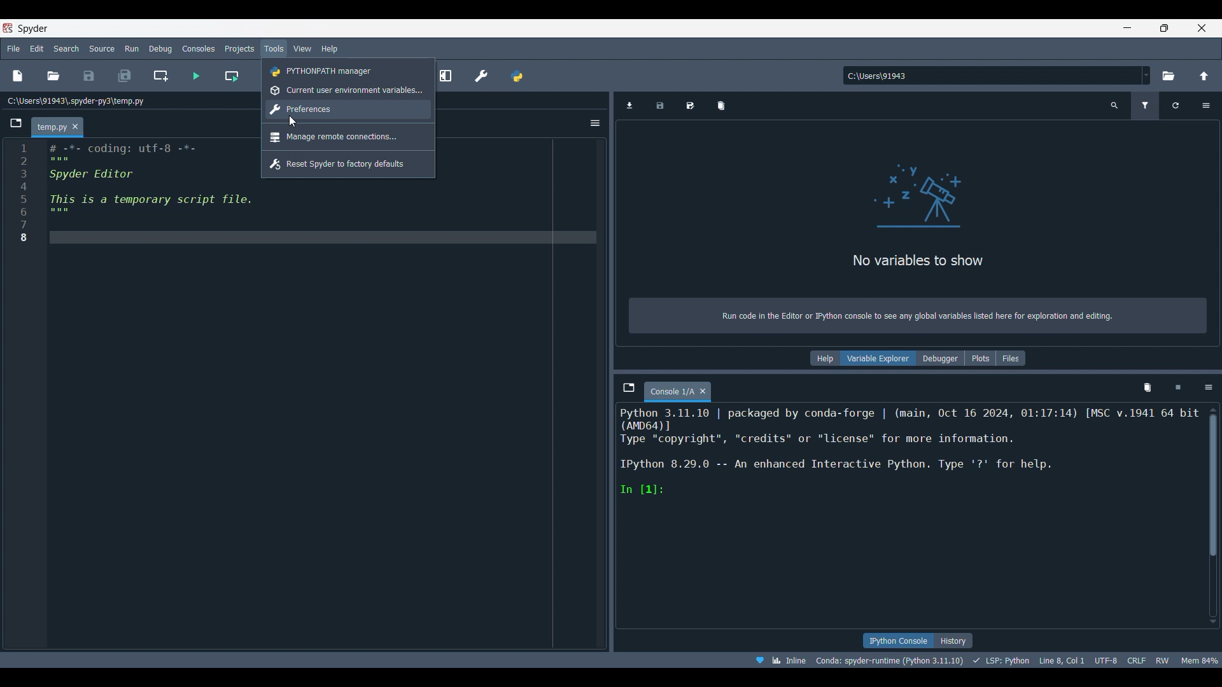 This screenshot has width=1222, height=687. What do you see at coordinates (874, 358) in the screenshot?
I see `Variable explorer, current selection highlighted` at bounding box center [874, 358].